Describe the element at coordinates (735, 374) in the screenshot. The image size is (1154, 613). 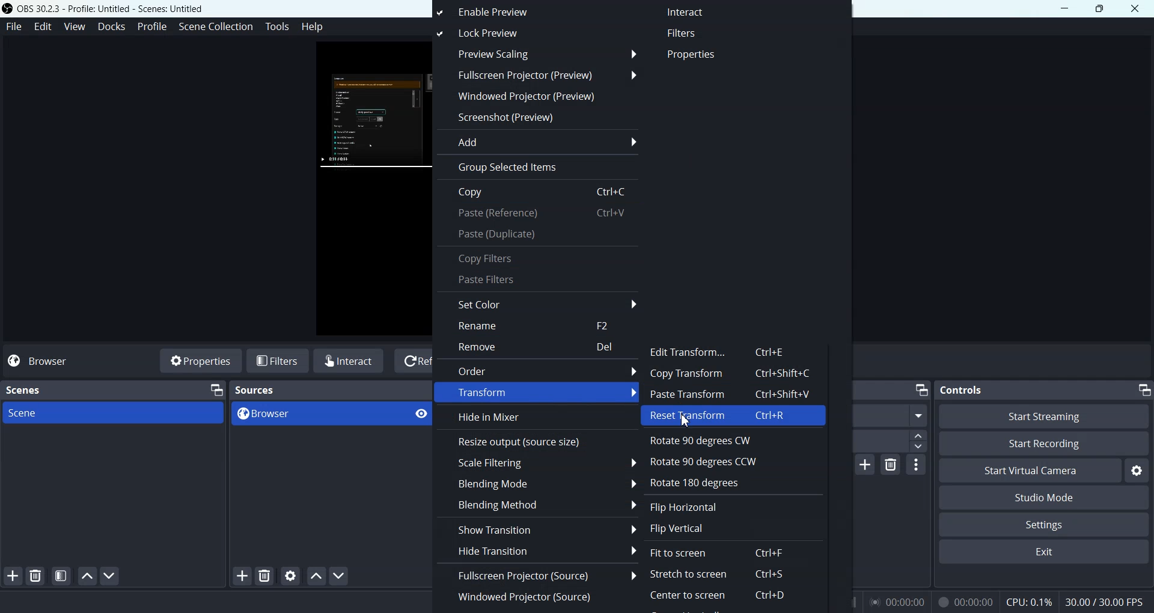
I see `Copy Transform` at that location.